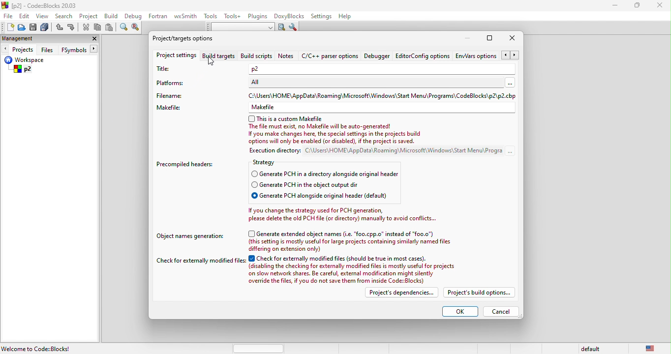 Image resolution: width=671 pixels, height=354 pixels. I want to click on management, so click(25, 38).